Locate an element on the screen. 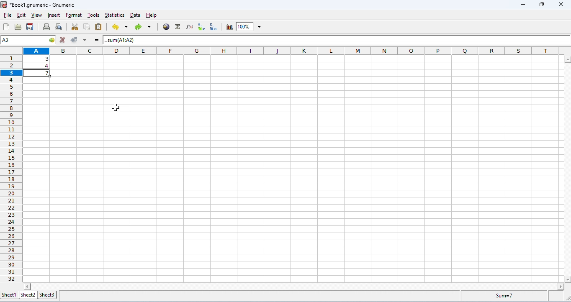 Image resolution: width=571 pixels, height=302 pixels. space for vertical column is located at coordinates (566, 169).